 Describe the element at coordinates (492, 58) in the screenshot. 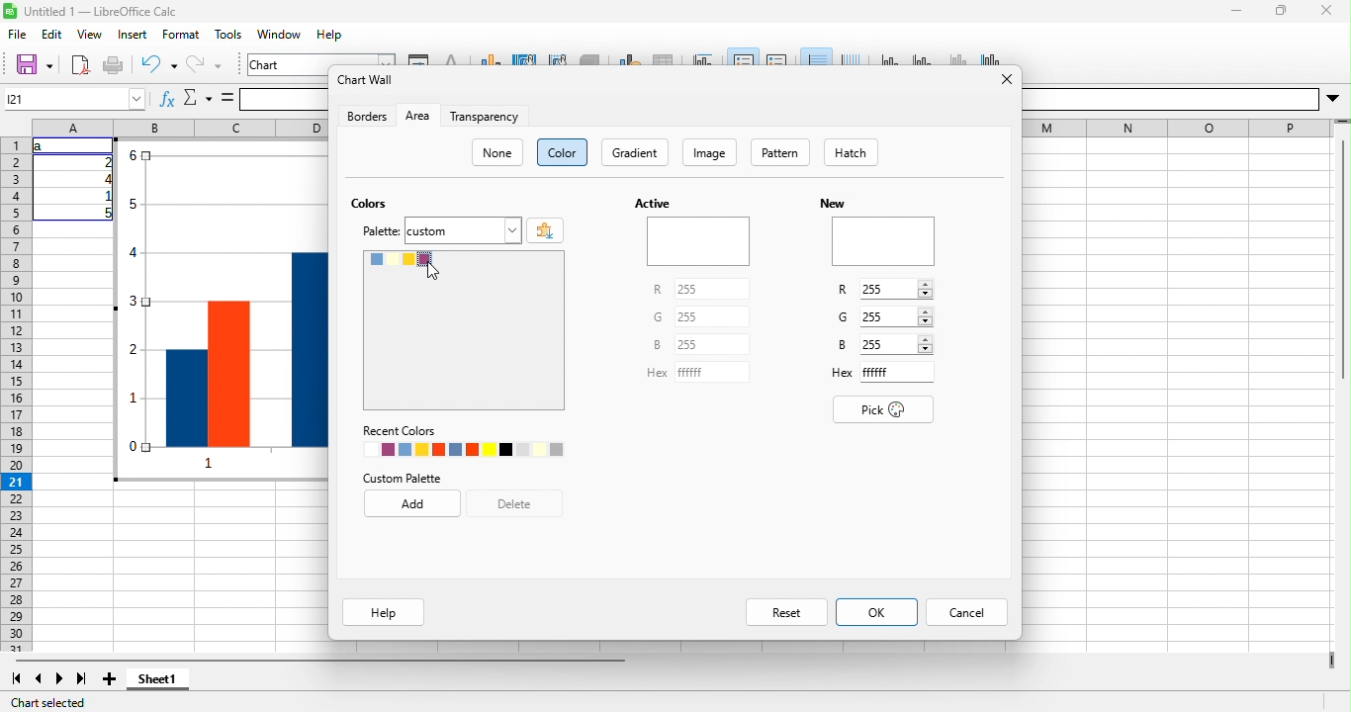

I see `chart type` at that location.